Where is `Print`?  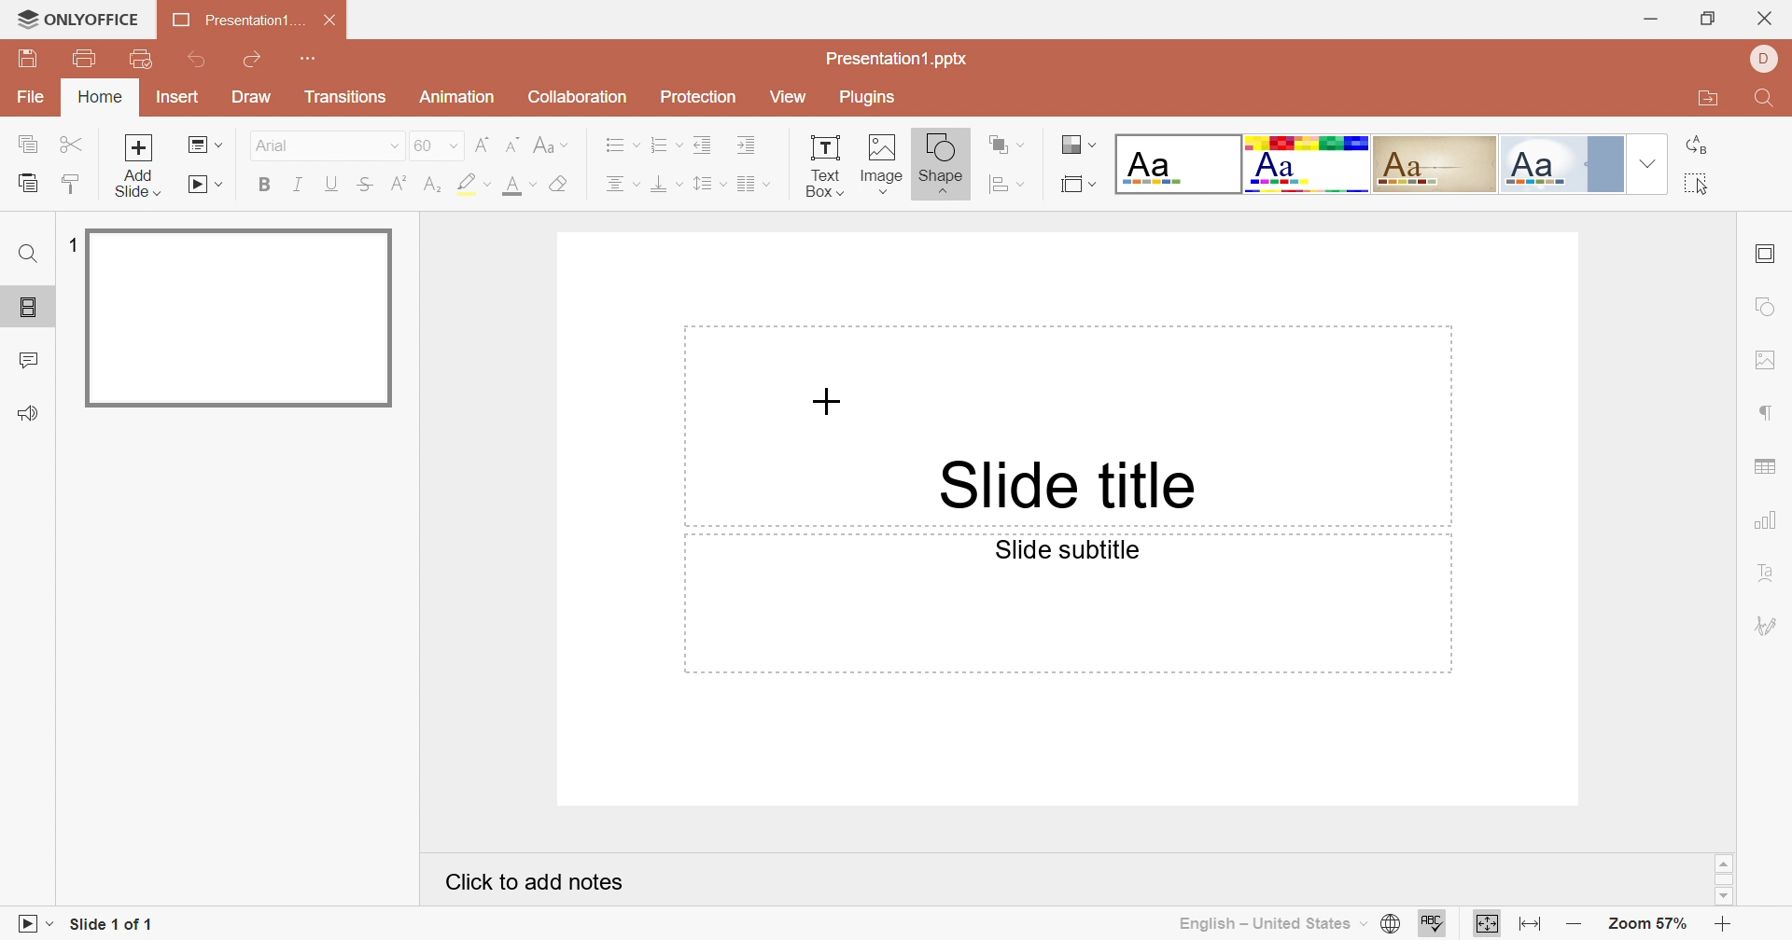 Print is located at coordinates (85, 59).